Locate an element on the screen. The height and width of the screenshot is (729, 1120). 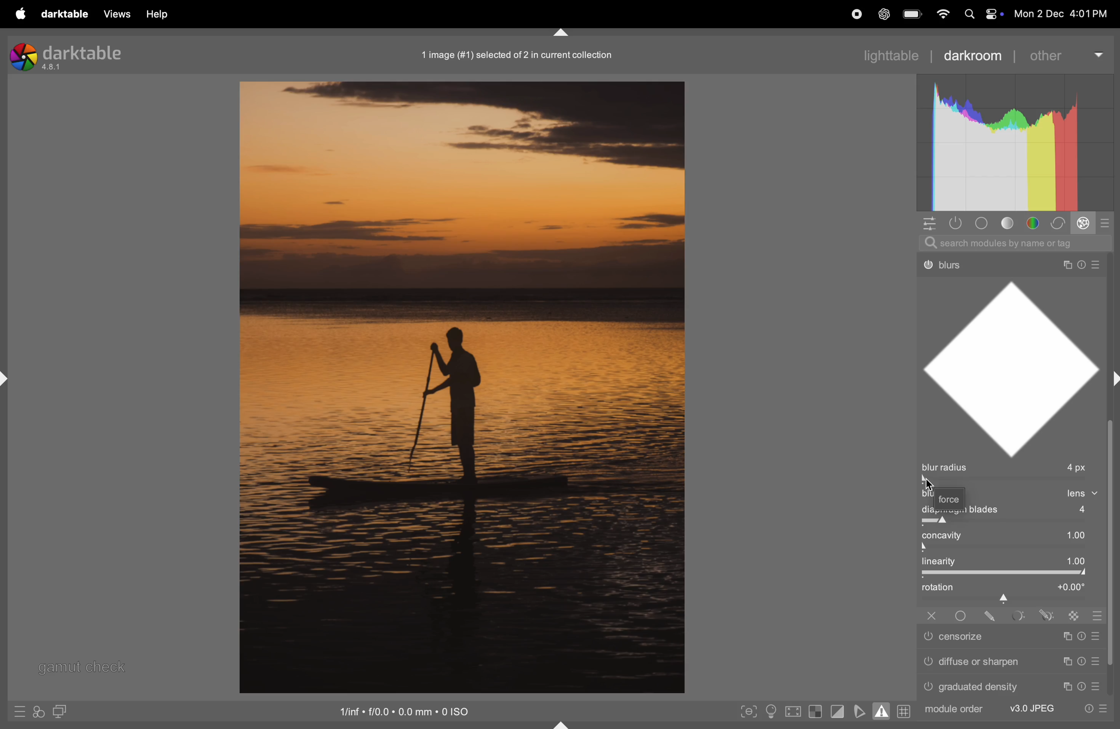
darkroom is located at coordinates (974, 55).